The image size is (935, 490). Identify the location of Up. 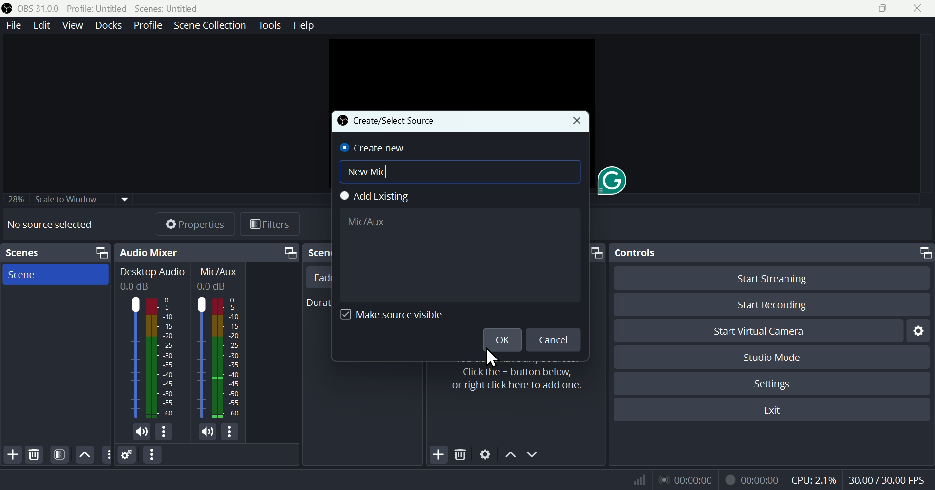
(510, 456).